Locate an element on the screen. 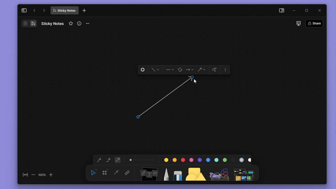 Image resolution: width=336 pixels, height=189 pixels. more is located at coordinates (245, 173).